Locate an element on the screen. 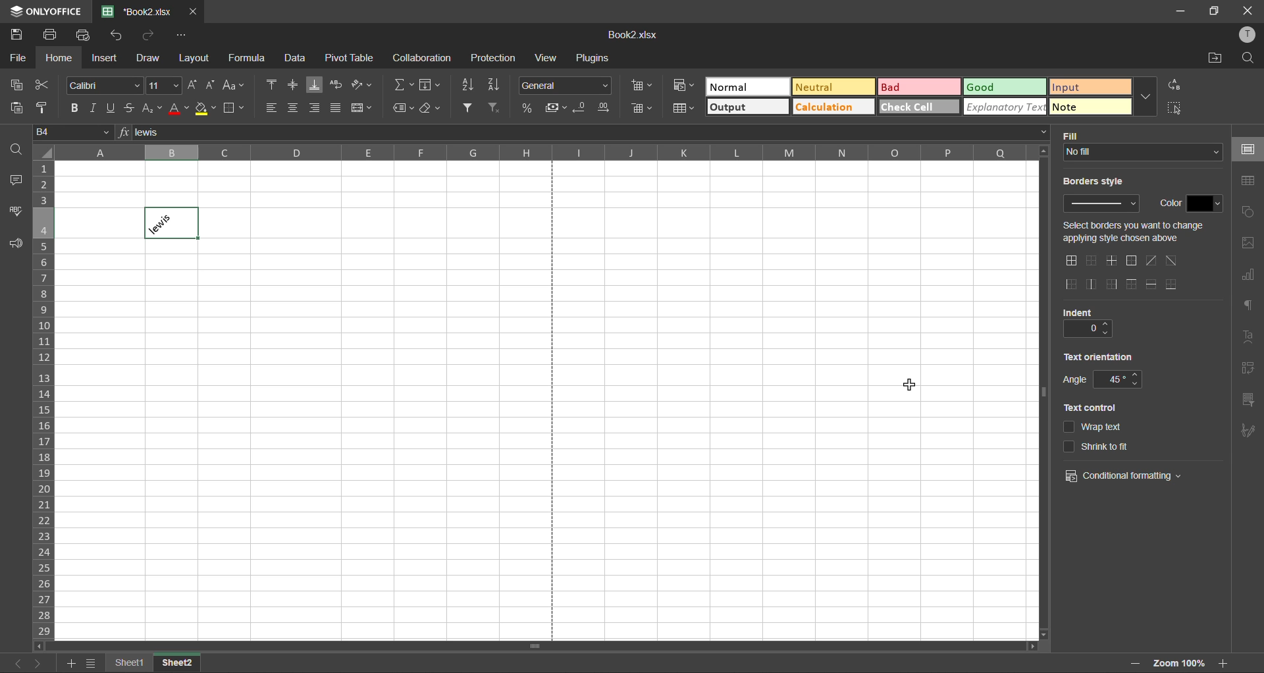 The image size is (1264, 673). color is located at coordinates (1168, 203).